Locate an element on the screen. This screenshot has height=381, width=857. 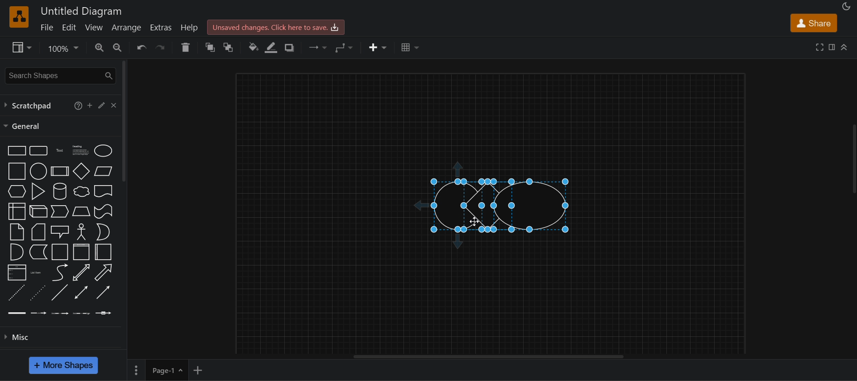
Bidirectional arrow is located at coordinates (81, 273).